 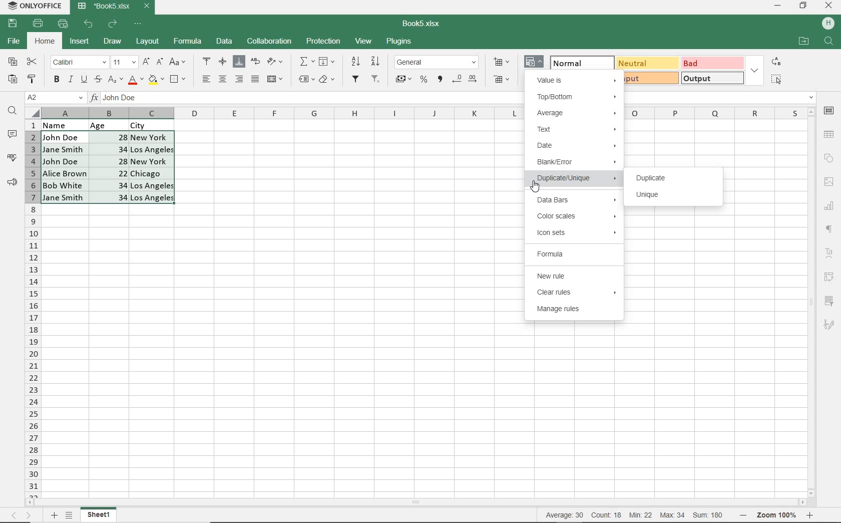 What do you see at coordinates (577, 276) in the screenshot?
I see `NEW RULE` at bounding box center [577, 276].